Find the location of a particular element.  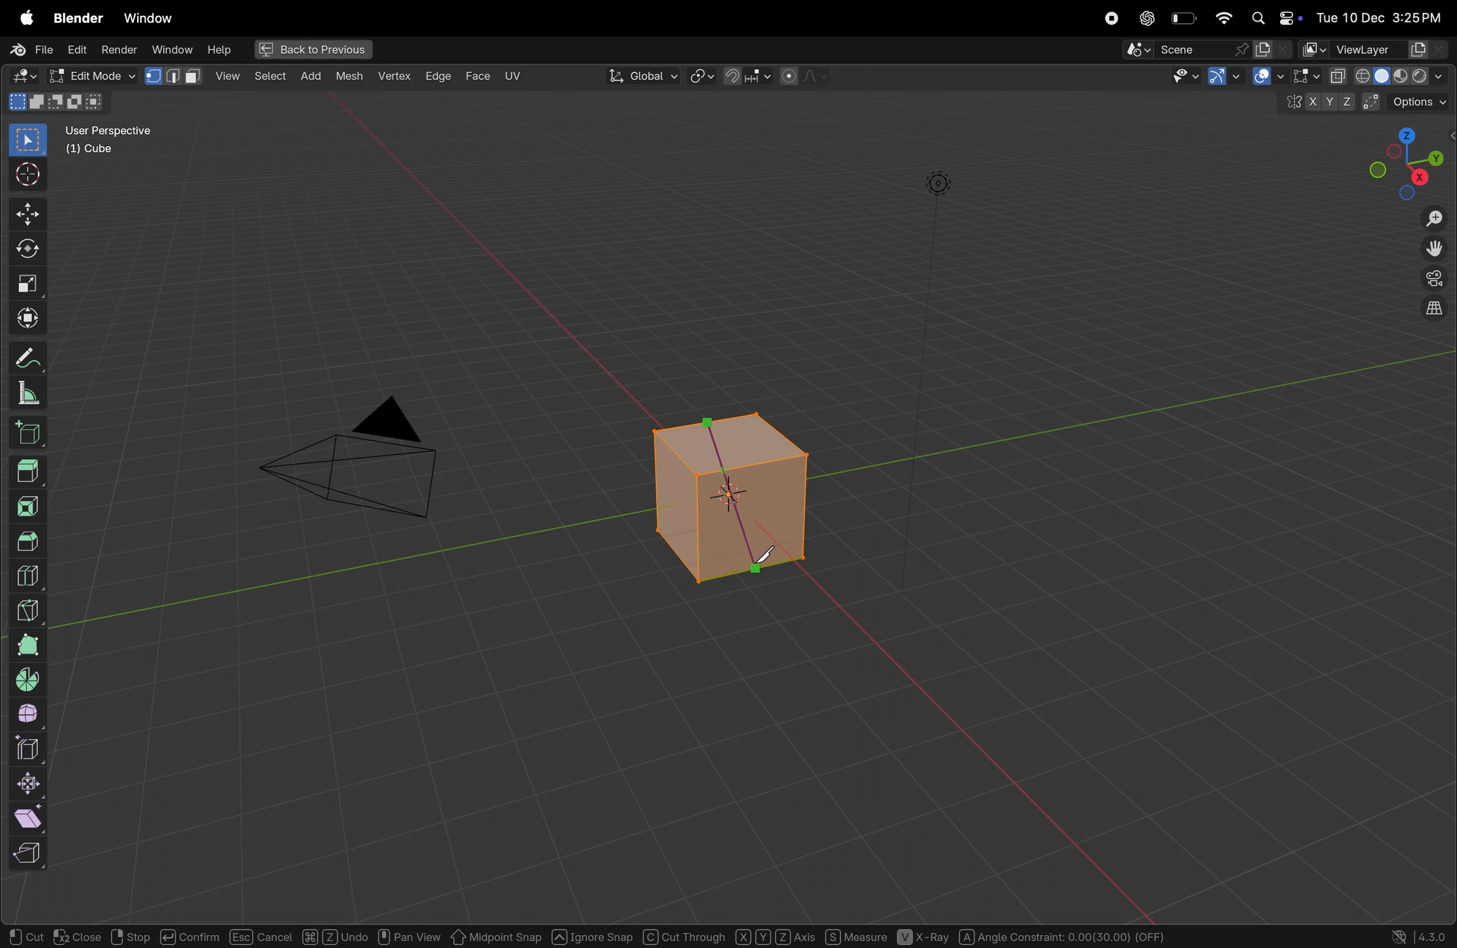

Wifi is located at coordinates (1221, 18).